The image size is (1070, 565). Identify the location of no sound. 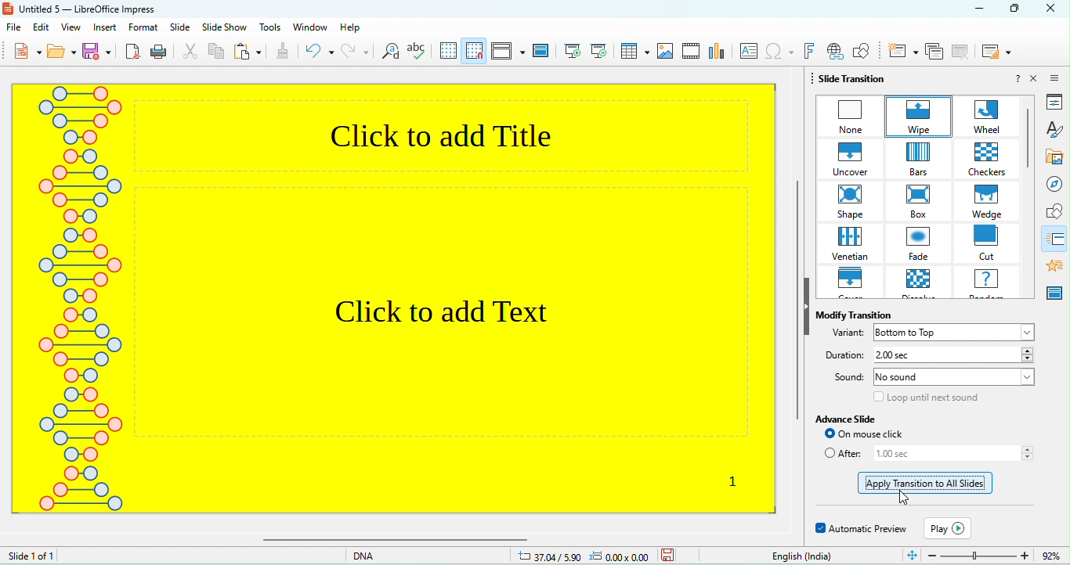
(954, 380).